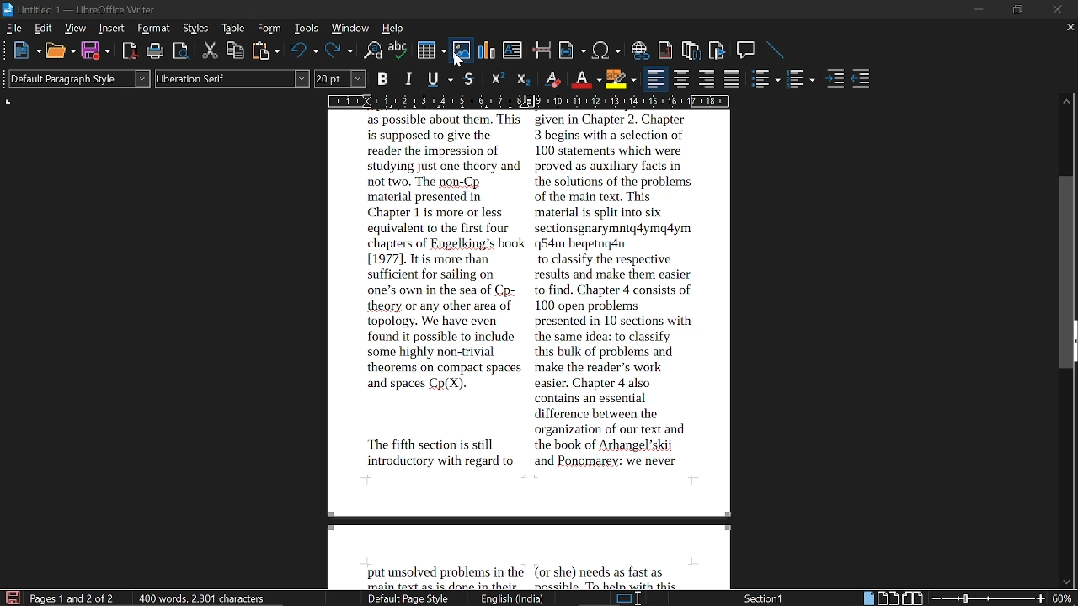 The height and width of the screenshot is (606, 1078). I want to click on style, so click(197, 28).